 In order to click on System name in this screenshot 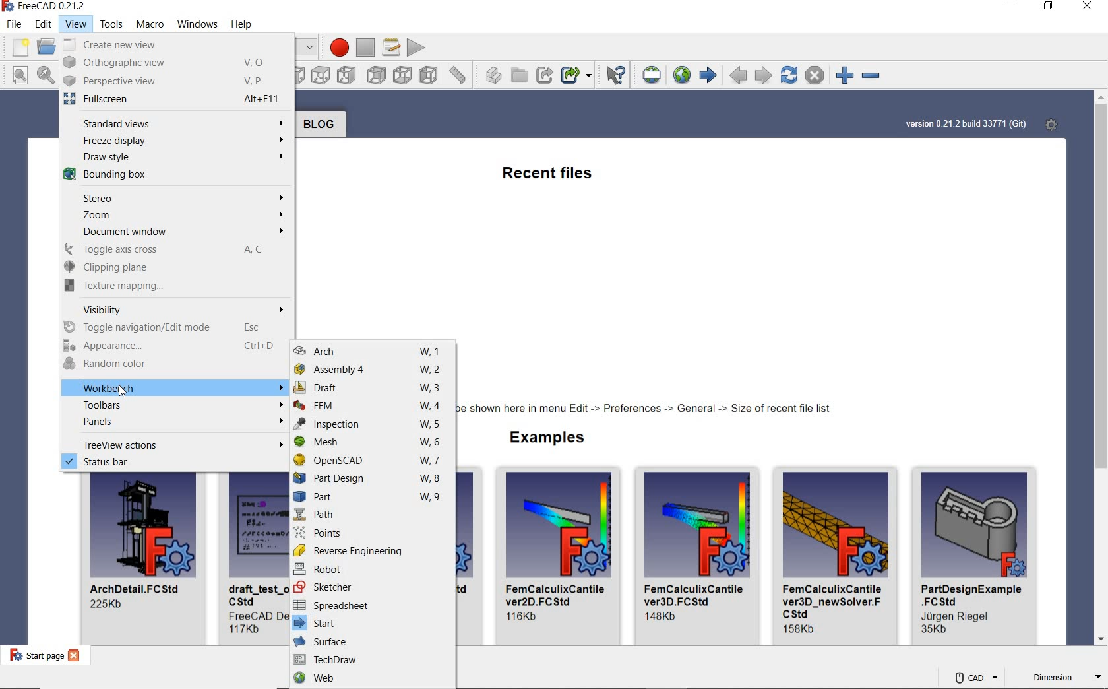, I will do `click(44, 8)`.